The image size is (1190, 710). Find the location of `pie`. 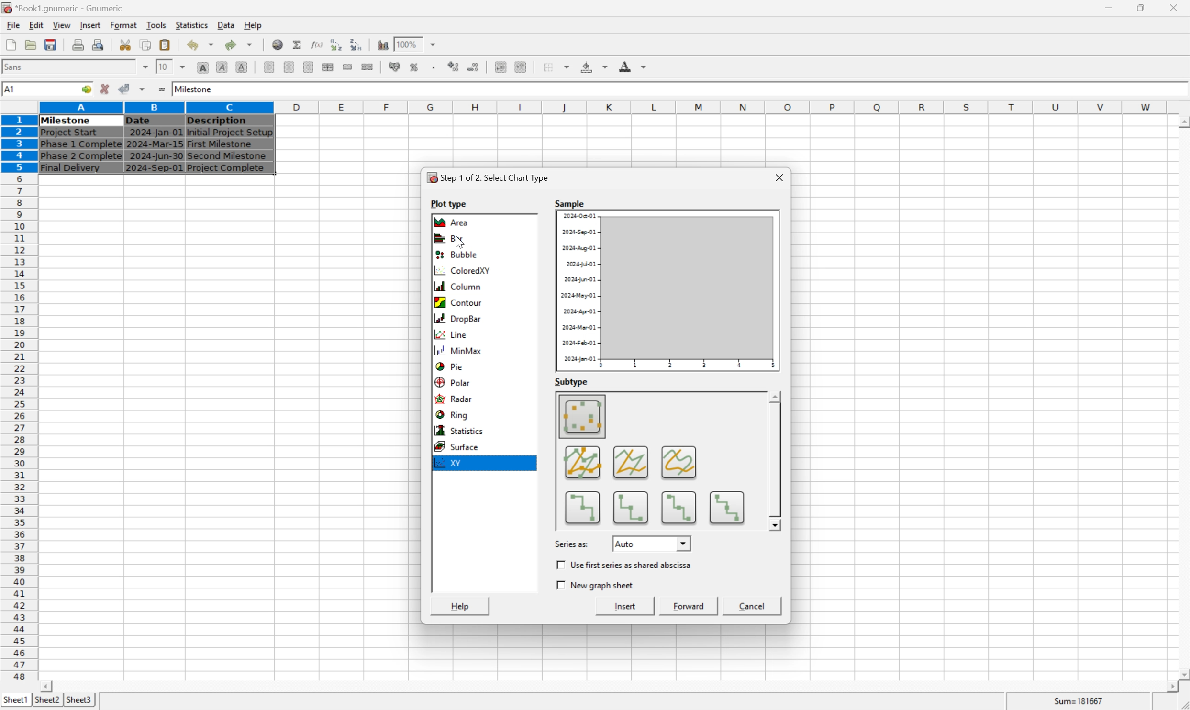

pie is located at coordinates (448, 365).